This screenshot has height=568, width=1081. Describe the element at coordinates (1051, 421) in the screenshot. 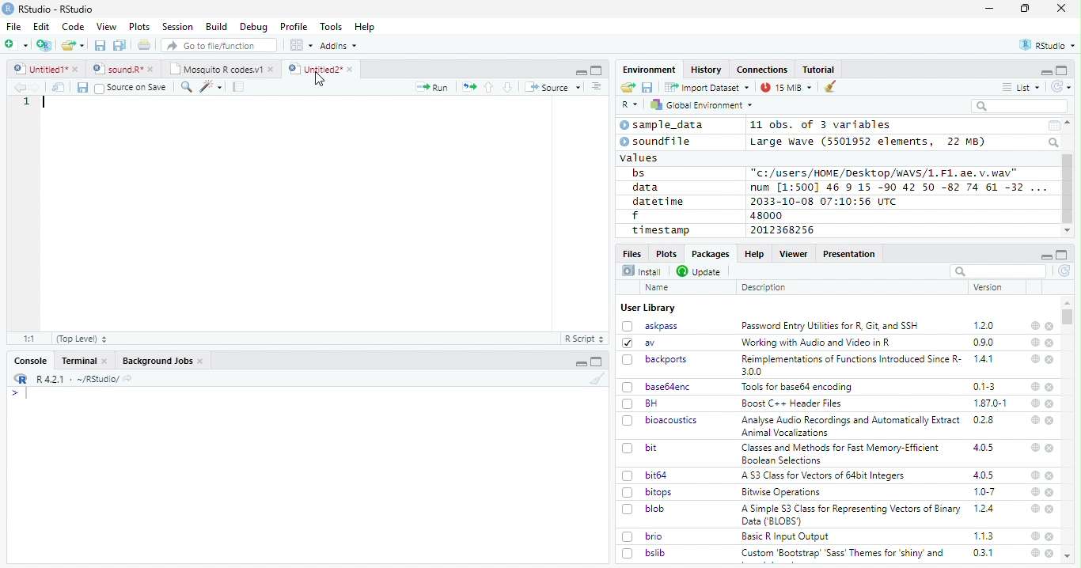

I see `close` at that location.